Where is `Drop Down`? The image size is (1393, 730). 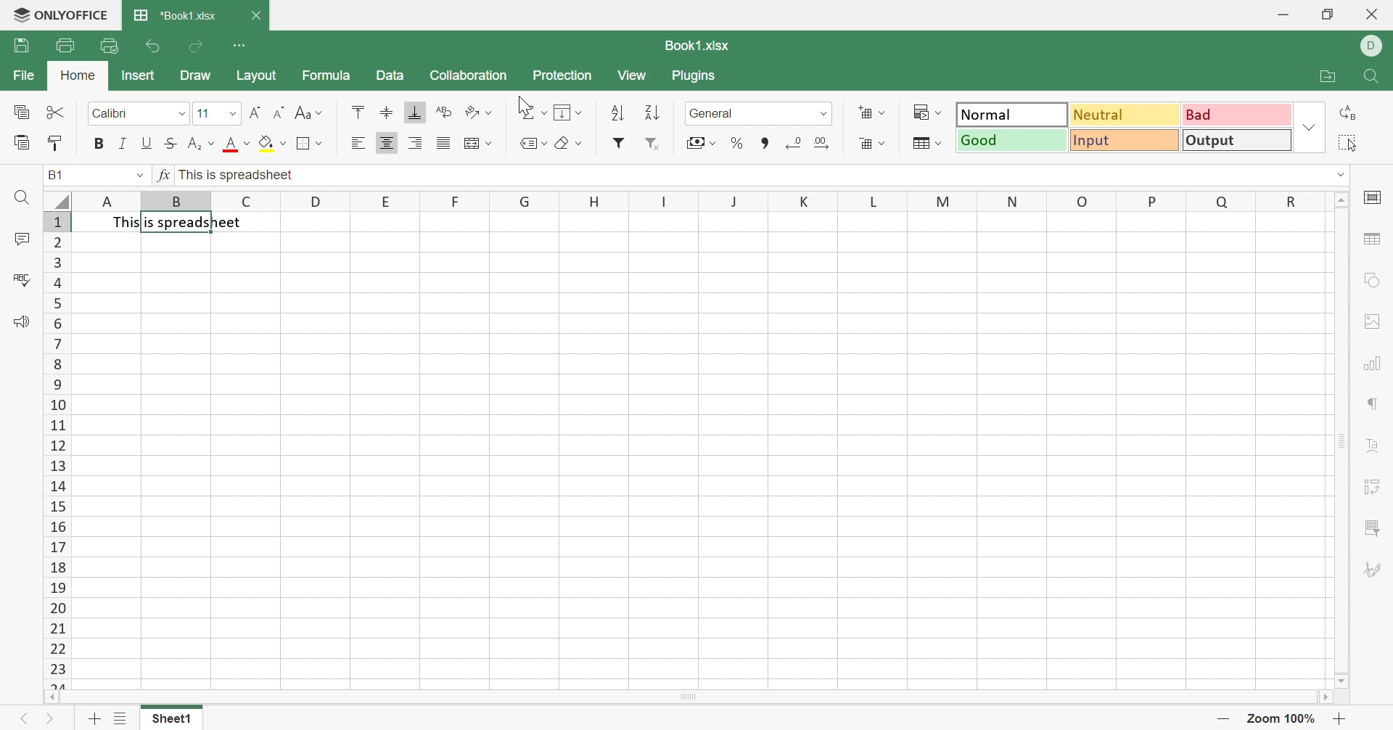
Drop Down is located at coordinates (138, 175).